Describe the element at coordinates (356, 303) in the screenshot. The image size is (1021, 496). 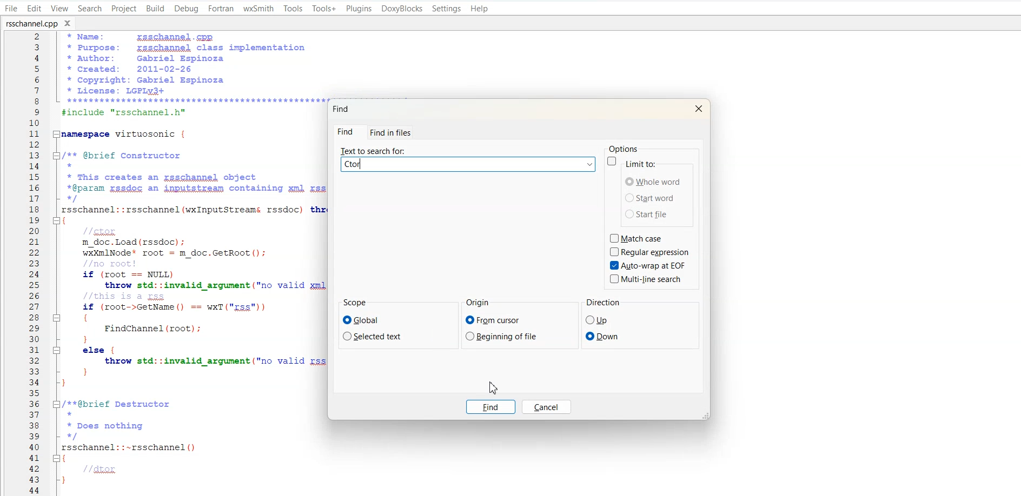
I see `Scope` at that location.